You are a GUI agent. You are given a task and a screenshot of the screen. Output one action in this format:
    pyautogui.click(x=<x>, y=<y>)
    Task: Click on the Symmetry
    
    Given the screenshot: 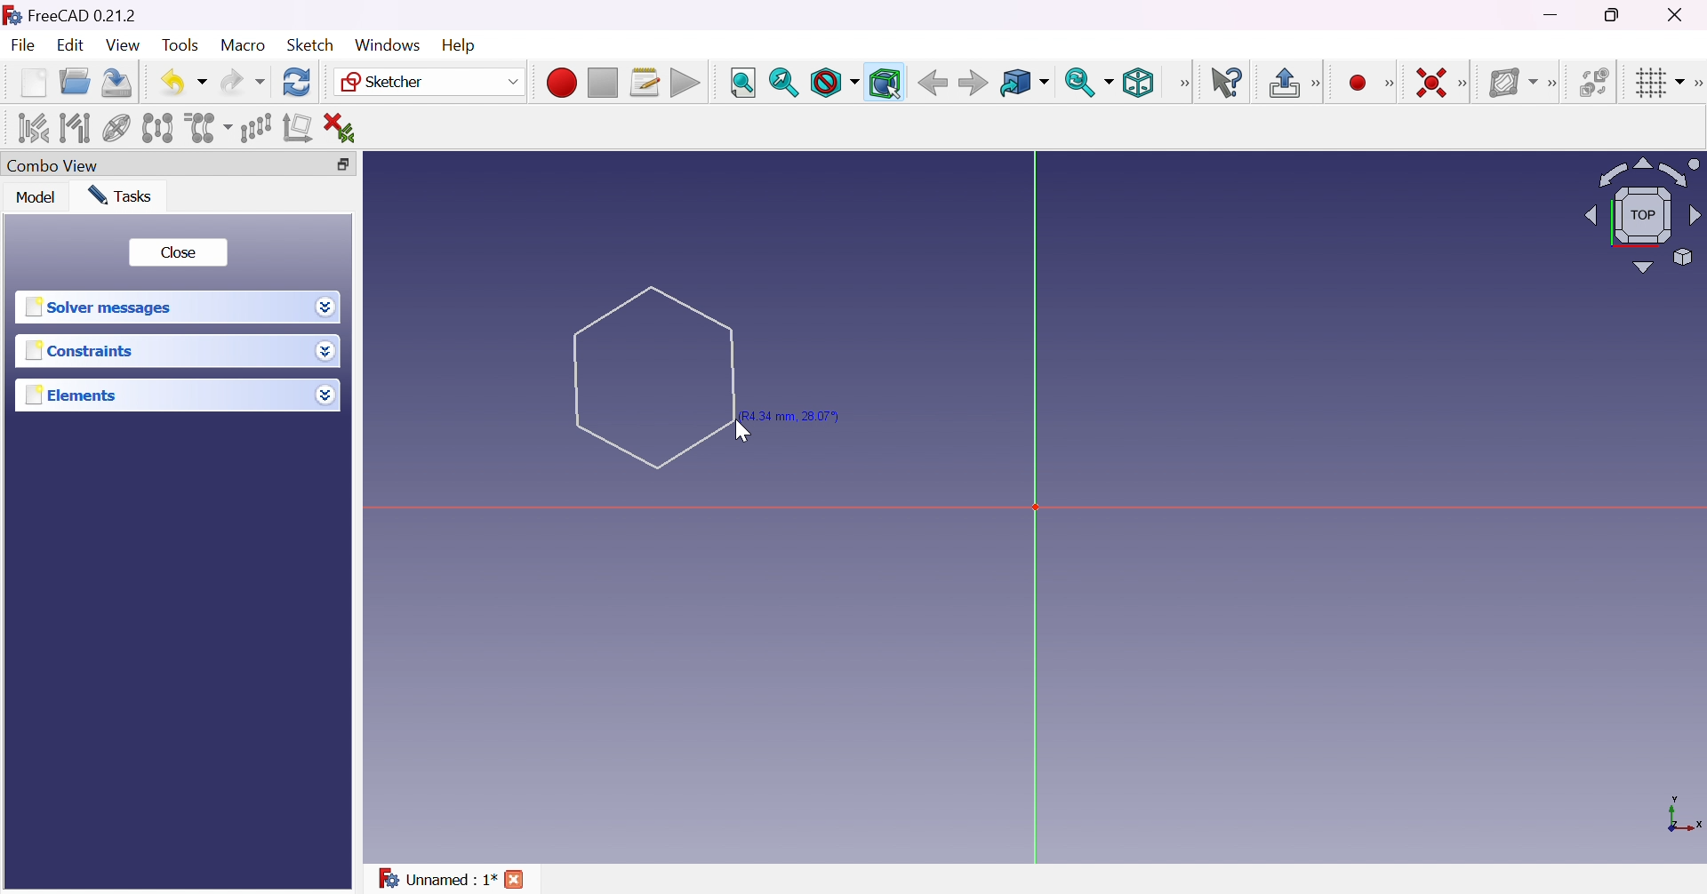 What is the action you would take?
    pyautogui.click(x=158, y=128)
    